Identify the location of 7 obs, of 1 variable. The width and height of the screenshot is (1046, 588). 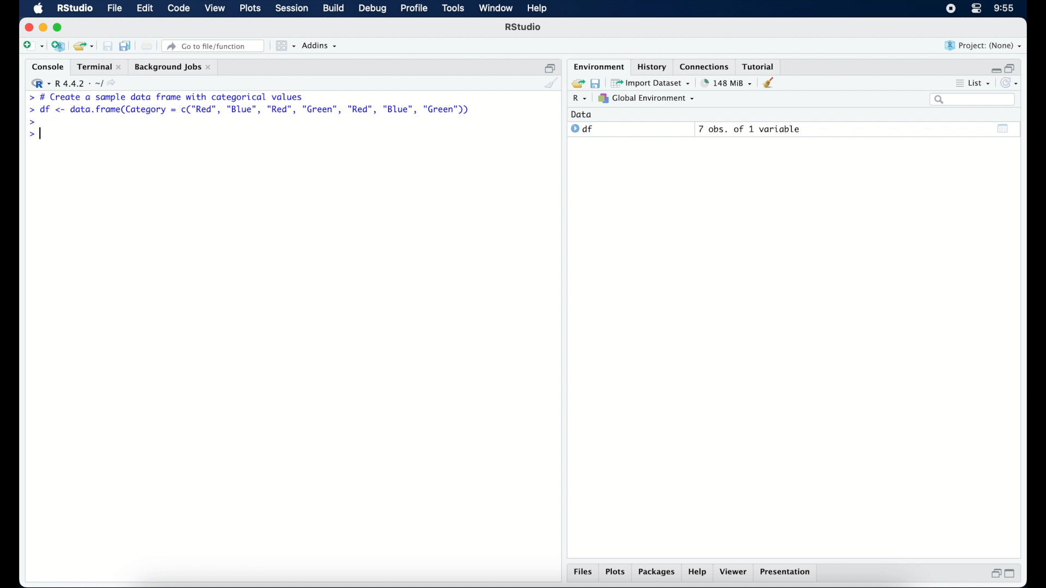
(750, 130).